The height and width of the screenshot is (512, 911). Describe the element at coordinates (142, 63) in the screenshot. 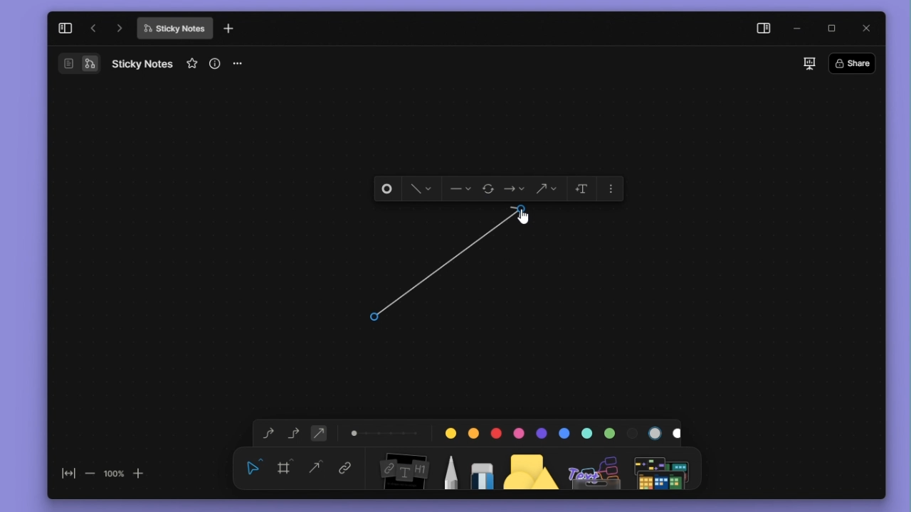

I see `file name` at that location.